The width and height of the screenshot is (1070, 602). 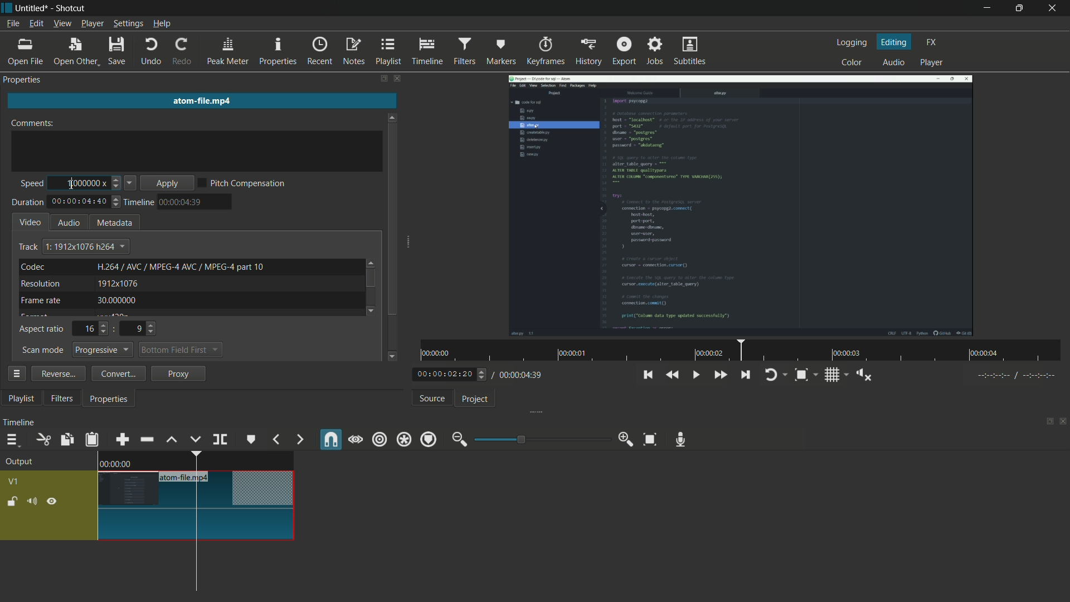 What do you see at coordinates (21, 399) in the screenshot?
I see `playlist` at bounding box center [21, 399].